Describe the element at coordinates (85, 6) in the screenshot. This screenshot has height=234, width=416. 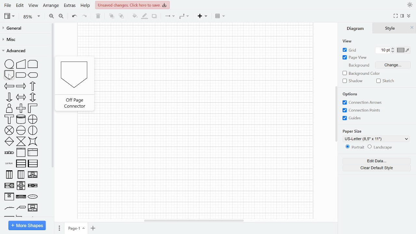
I see `Help` at that location.